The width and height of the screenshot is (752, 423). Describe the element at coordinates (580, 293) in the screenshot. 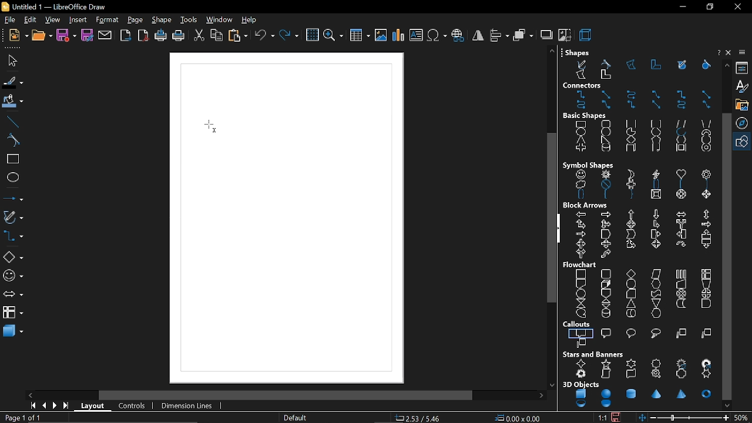

I see `connector` at that location.